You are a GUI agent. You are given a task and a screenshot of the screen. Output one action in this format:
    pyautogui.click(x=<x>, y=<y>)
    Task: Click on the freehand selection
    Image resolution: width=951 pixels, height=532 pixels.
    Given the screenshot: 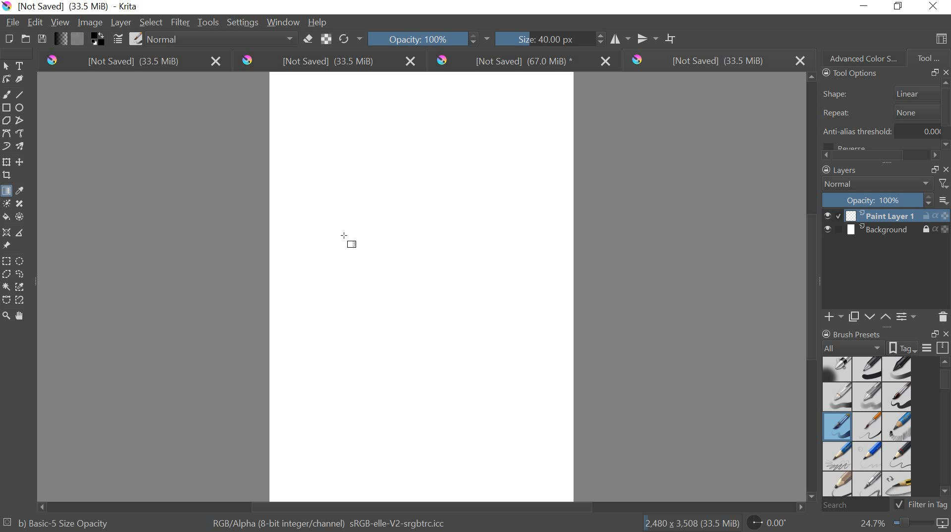 What is the action you would take?
    pyautogui.click(x=22, y=275)
    